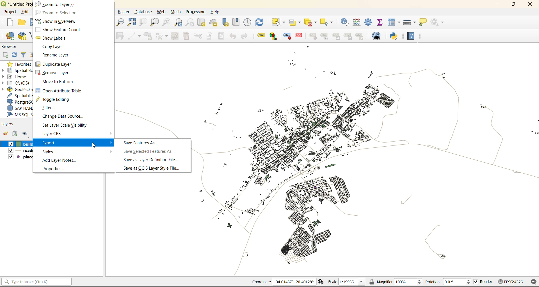 Image resolution: width=539 pixels, height=287 pixels. I want to click on measure line, so click(409, 23).